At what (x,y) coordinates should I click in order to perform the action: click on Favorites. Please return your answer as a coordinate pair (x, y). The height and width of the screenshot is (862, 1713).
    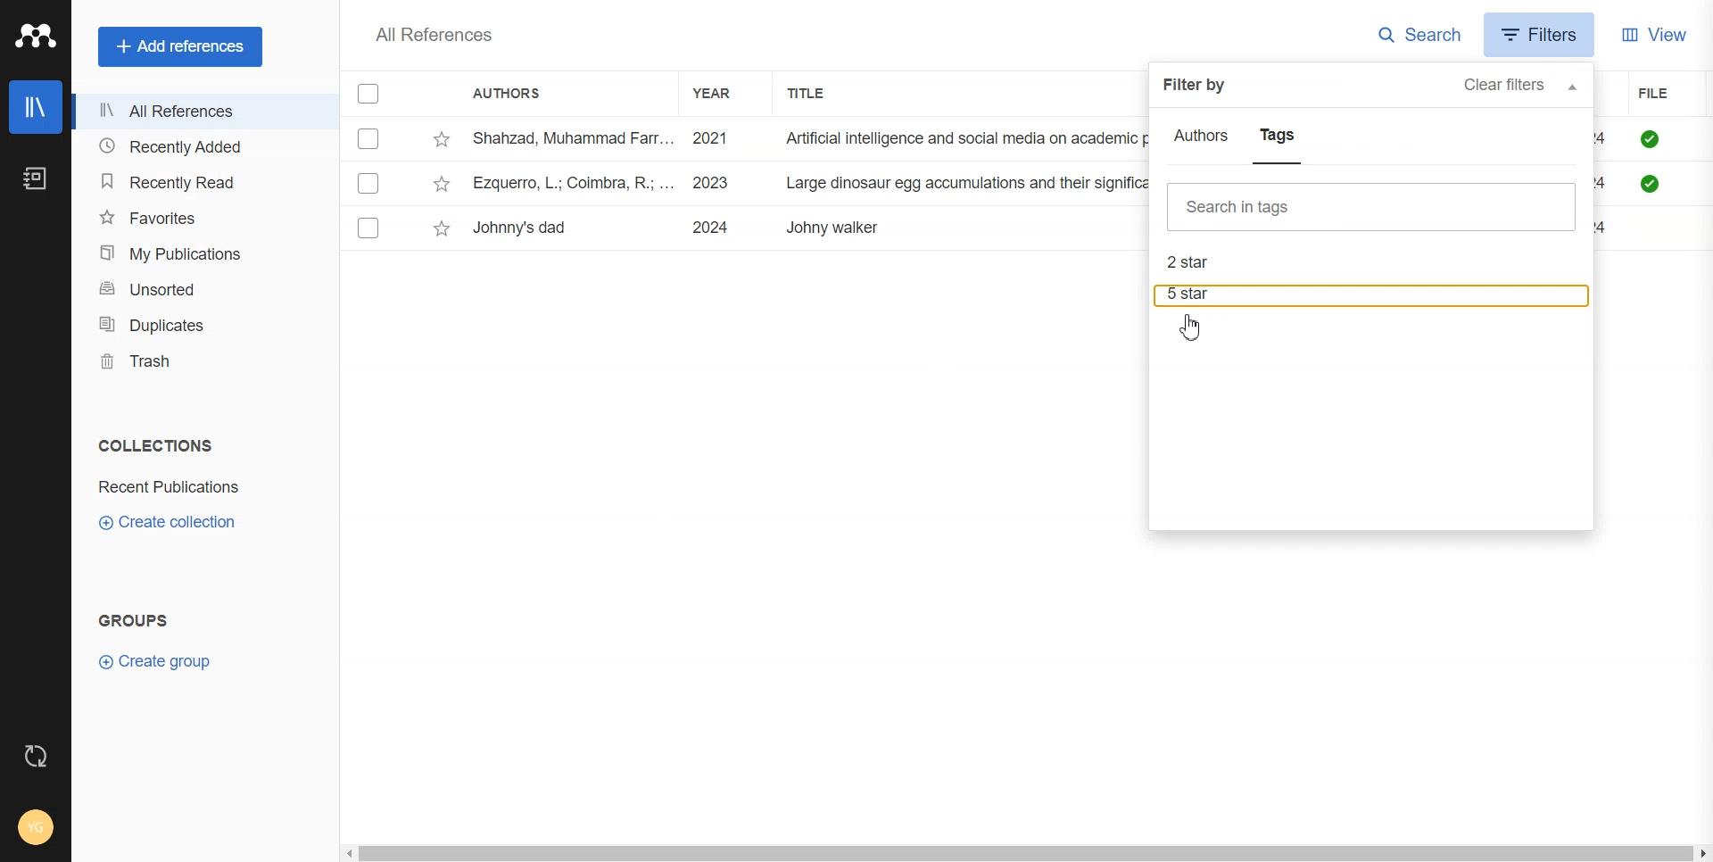
    Looking at the image, I should click on (200, 216).